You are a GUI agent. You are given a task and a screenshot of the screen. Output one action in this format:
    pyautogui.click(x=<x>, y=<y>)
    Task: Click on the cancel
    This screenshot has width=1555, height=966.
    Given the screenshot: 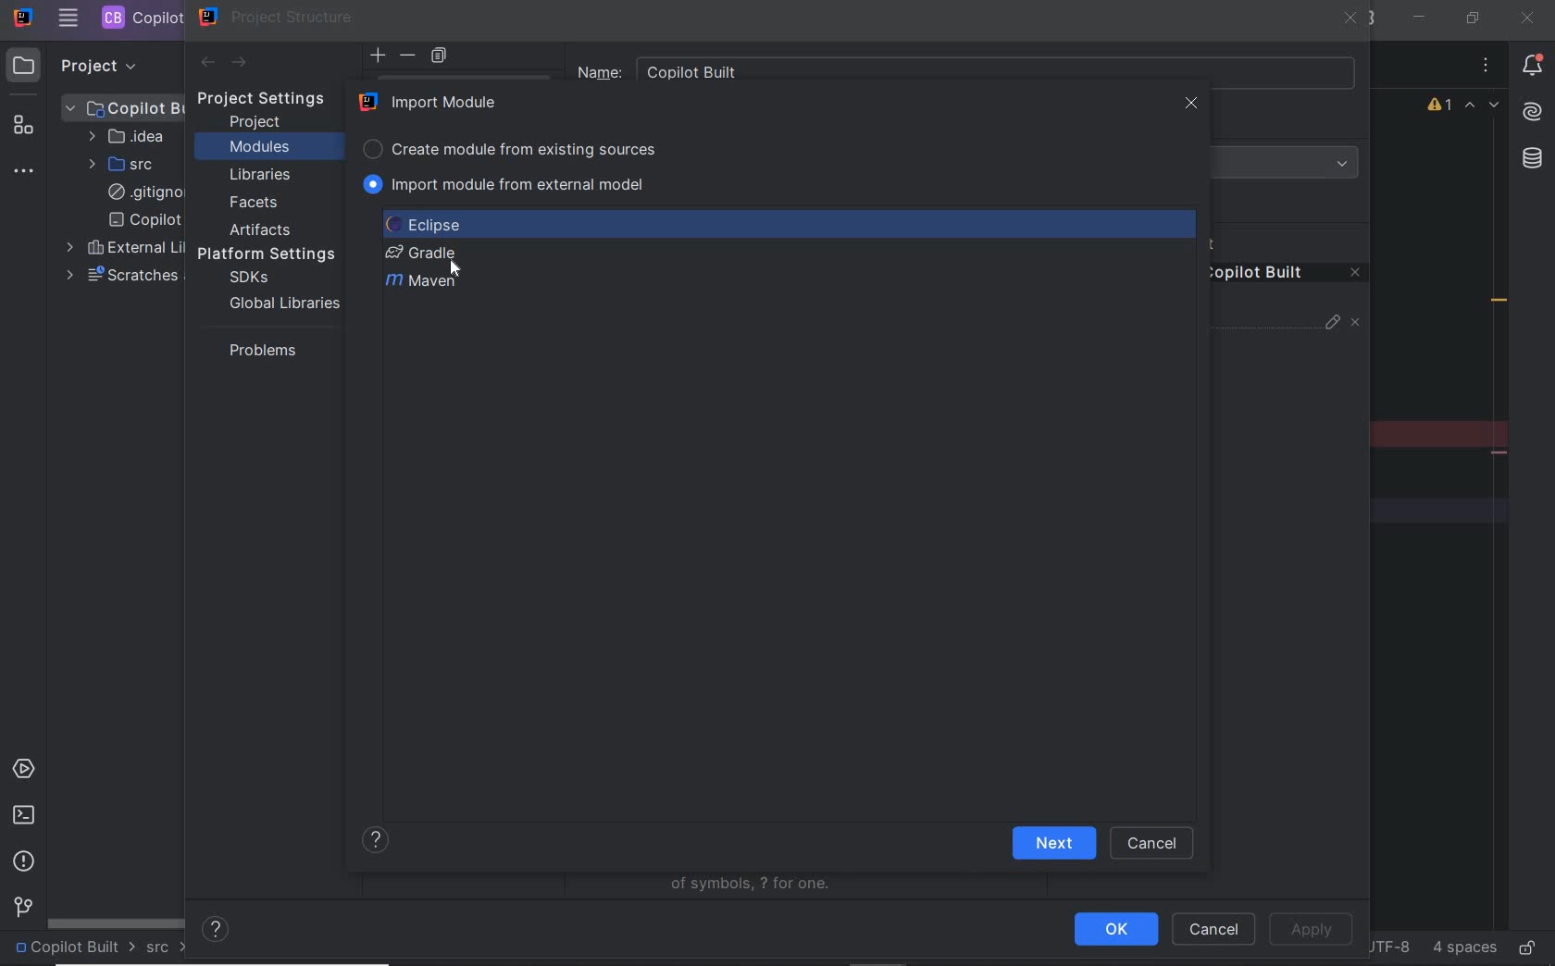 What is the action you would take?
    pyautogui.click(x=1213, y=931)
    